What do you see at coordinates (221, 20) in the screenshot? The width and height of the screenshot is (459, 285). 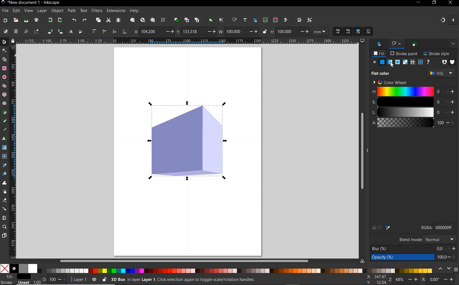 I see `UNGROUP` at bounding box center [221, 20].